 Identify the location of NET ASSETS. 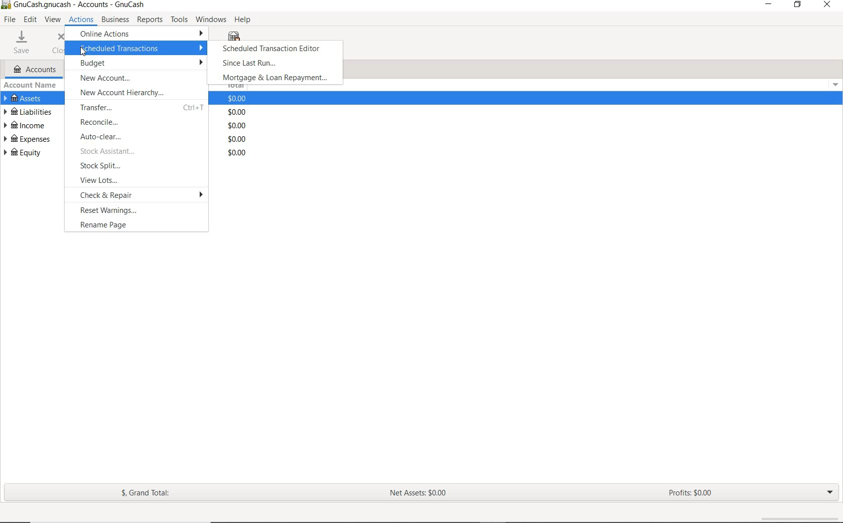
(420, 494).